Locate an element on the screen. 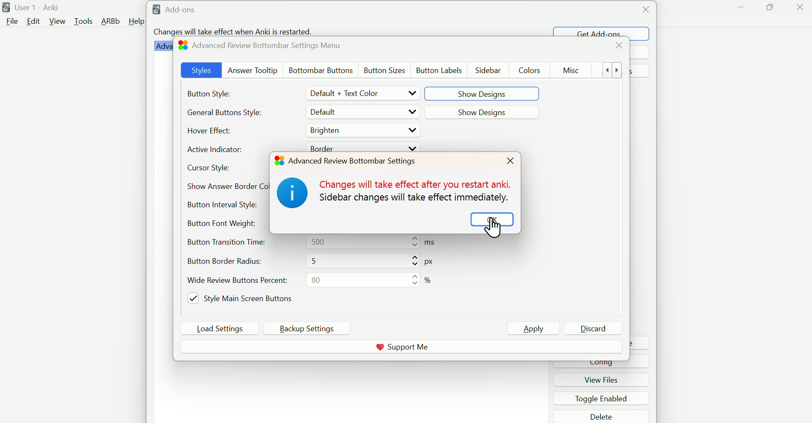 The width and height of the screenshot is (812, 423). Button Style: is located at coordinates (207, 93).